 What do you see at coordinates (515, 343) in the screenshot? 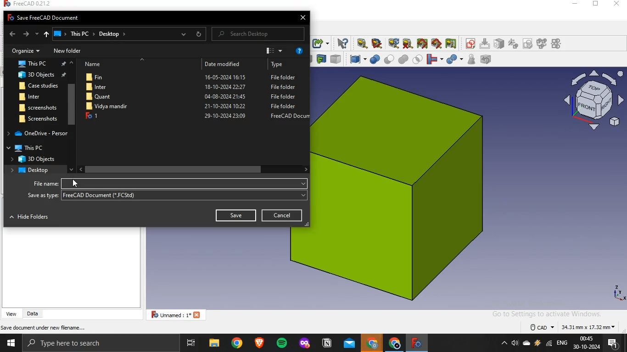
I see `volume` at bounding box center [515, 343].